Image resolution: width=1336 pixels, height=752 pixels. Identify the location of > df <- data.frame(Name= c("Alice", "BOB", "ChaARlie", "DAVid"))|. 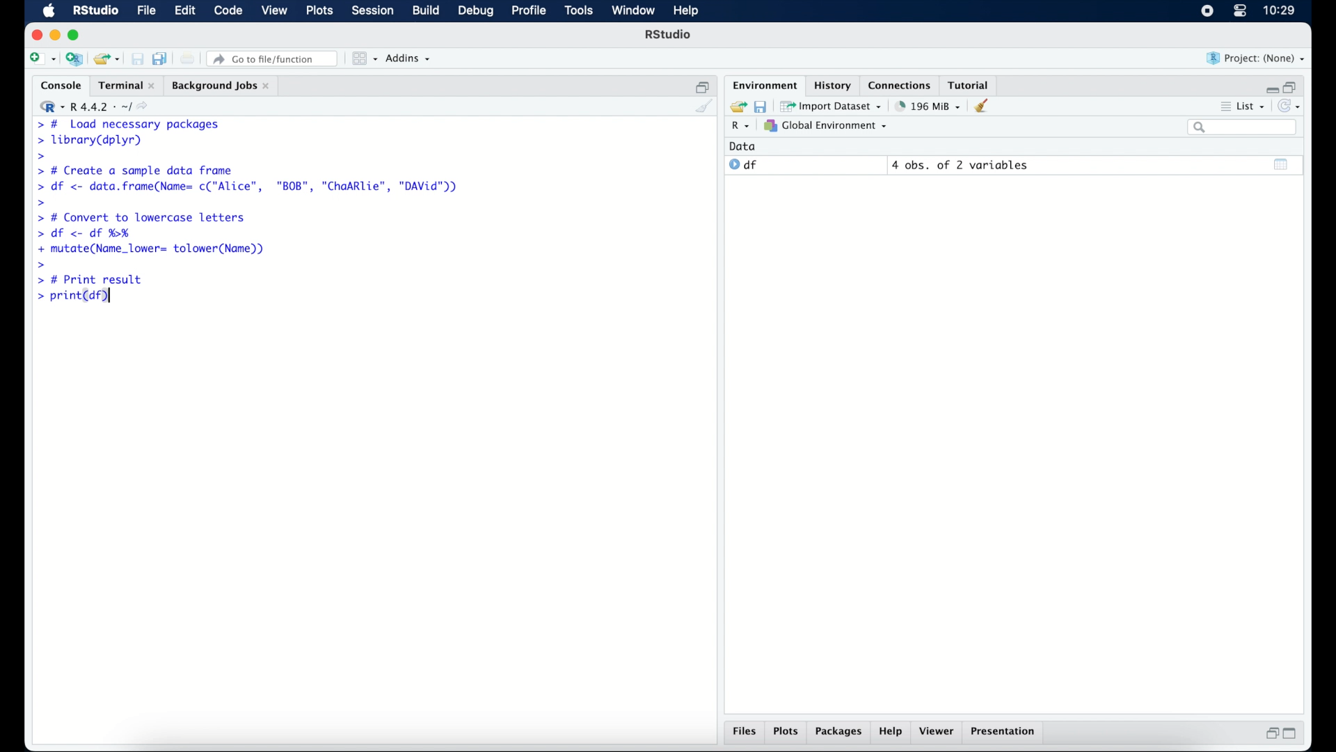
(251, 187).